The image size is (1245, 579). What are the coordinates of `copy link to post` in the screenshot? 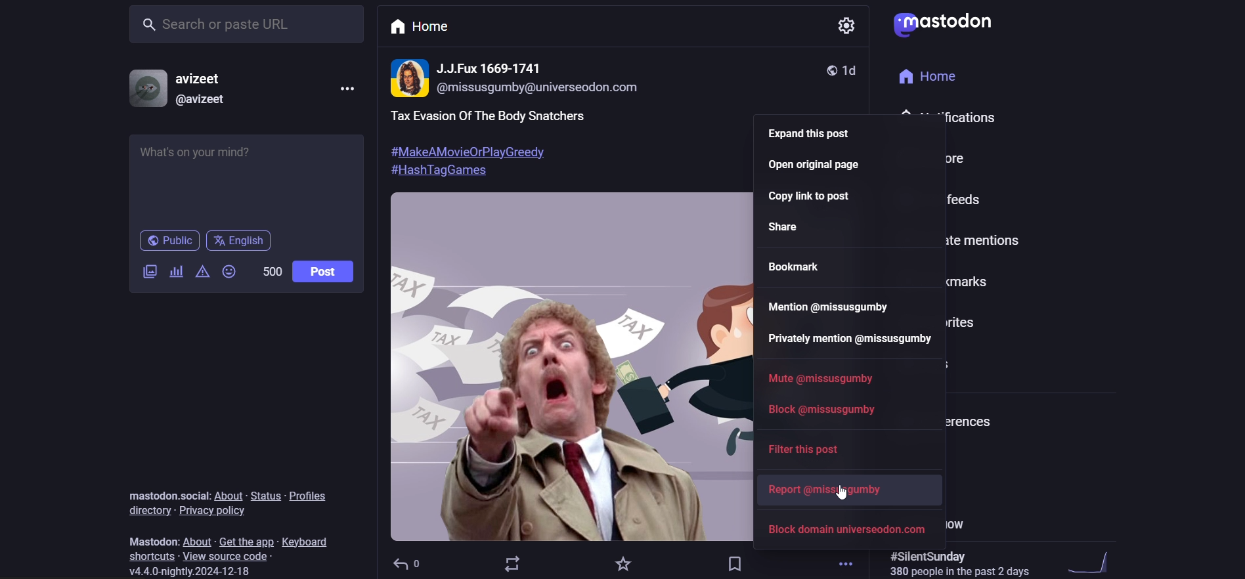 It's located at (810, 195).